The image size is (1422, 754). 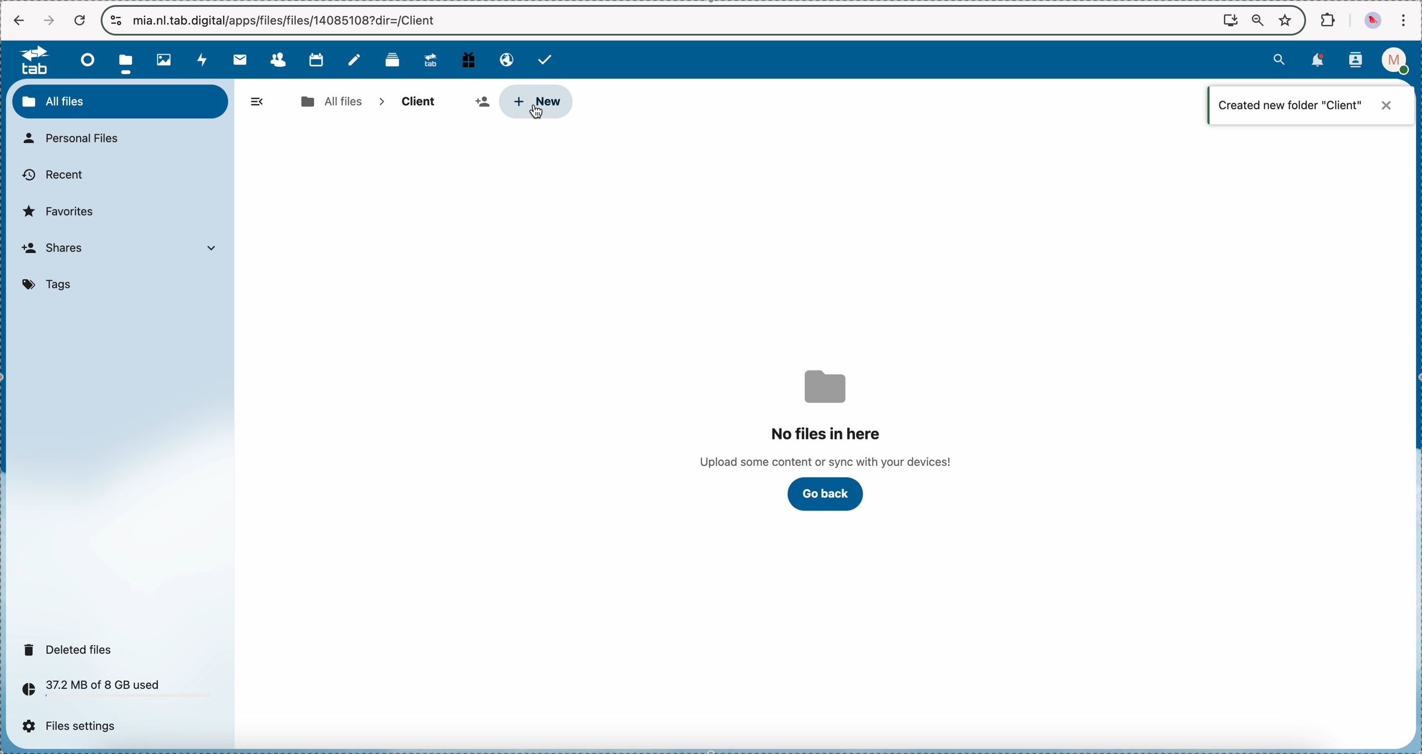 I want to click on dashboard, so click(x=84, y=60).